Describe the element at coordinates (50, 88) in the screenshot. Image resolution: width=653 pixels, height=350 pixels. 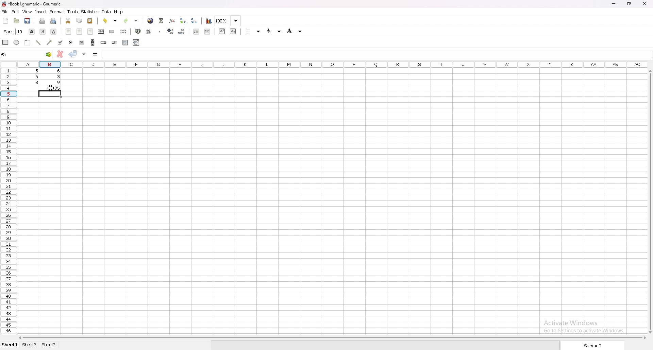
I see `75` at that location.